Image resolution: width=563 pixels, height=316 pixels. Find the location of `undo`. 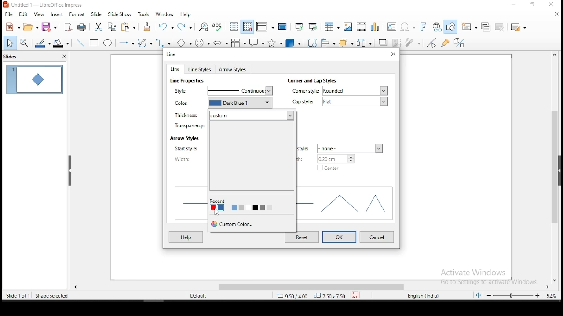

undo is located at coordinates (166, 26).